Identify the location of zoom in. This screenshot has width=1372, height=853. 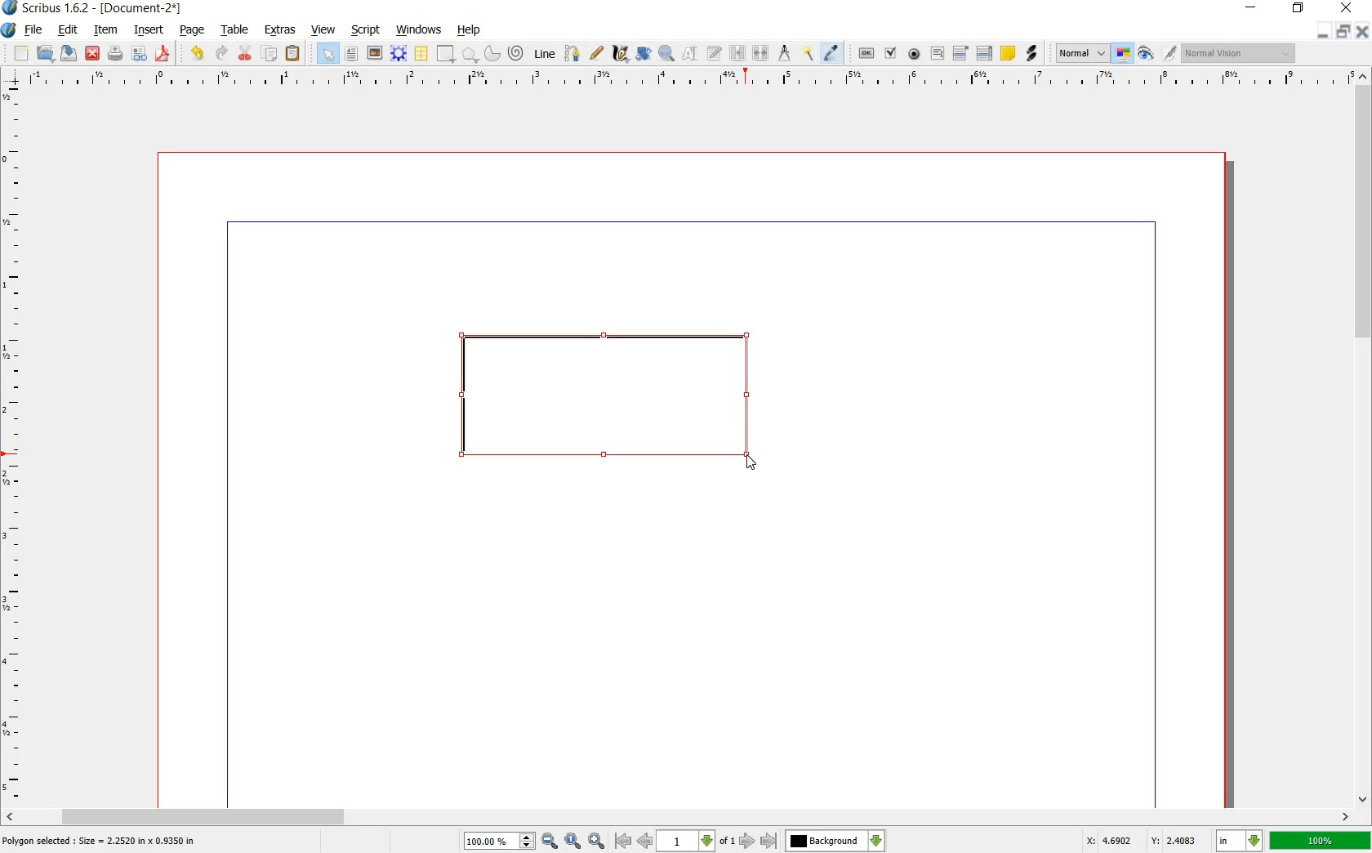
(597, 841).